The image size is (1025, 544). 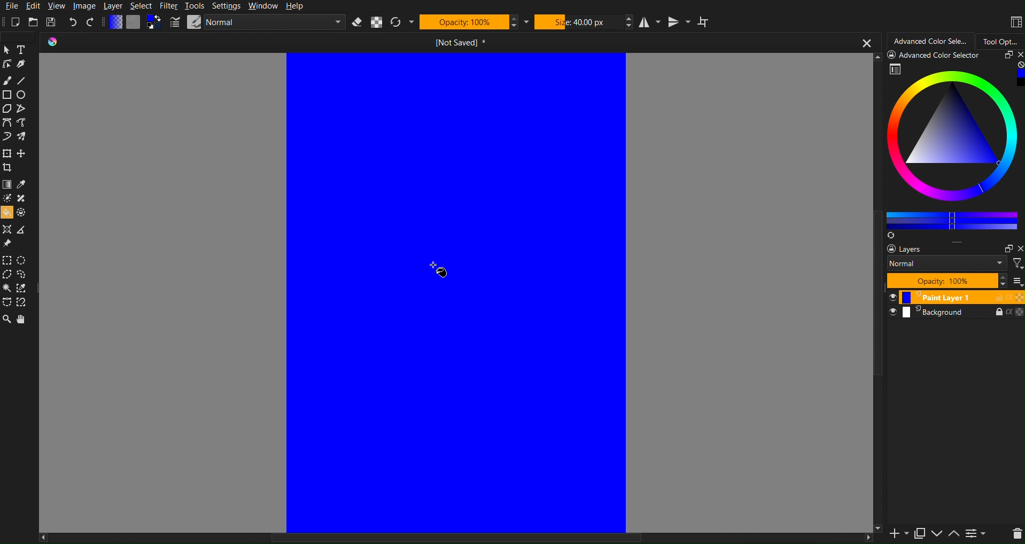 I want to click on Size: 40.00 px, so click(x=585, y=21).